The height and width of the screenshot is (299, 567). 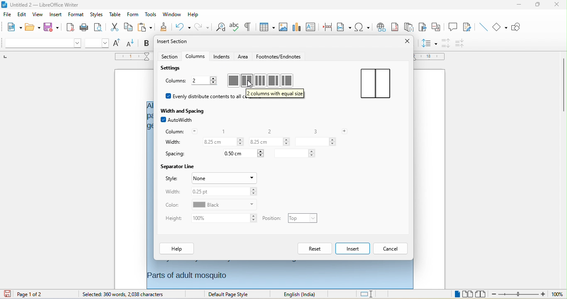 What do you see at coordinates (467, 294) in the screenshot?
I see `multiple page view` at bounding box center [467, 294].